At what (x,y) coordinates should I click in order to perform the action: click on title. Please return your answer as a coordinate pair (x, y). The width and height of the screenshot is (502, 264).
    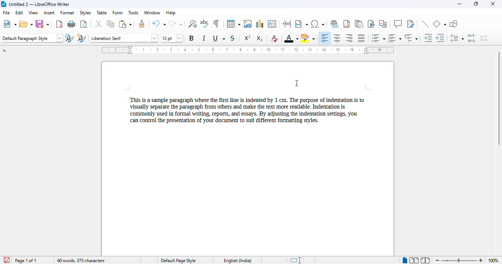
    Looking at the image, I should click on (39, 4).